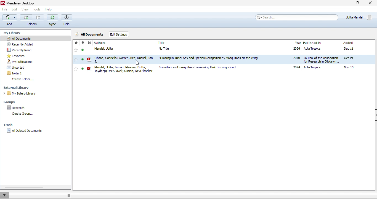 The image size is (377, 199). What do you see at coordinates (26, 17) in the screenshot?
I see `folder` at bounding box center [26, 17].